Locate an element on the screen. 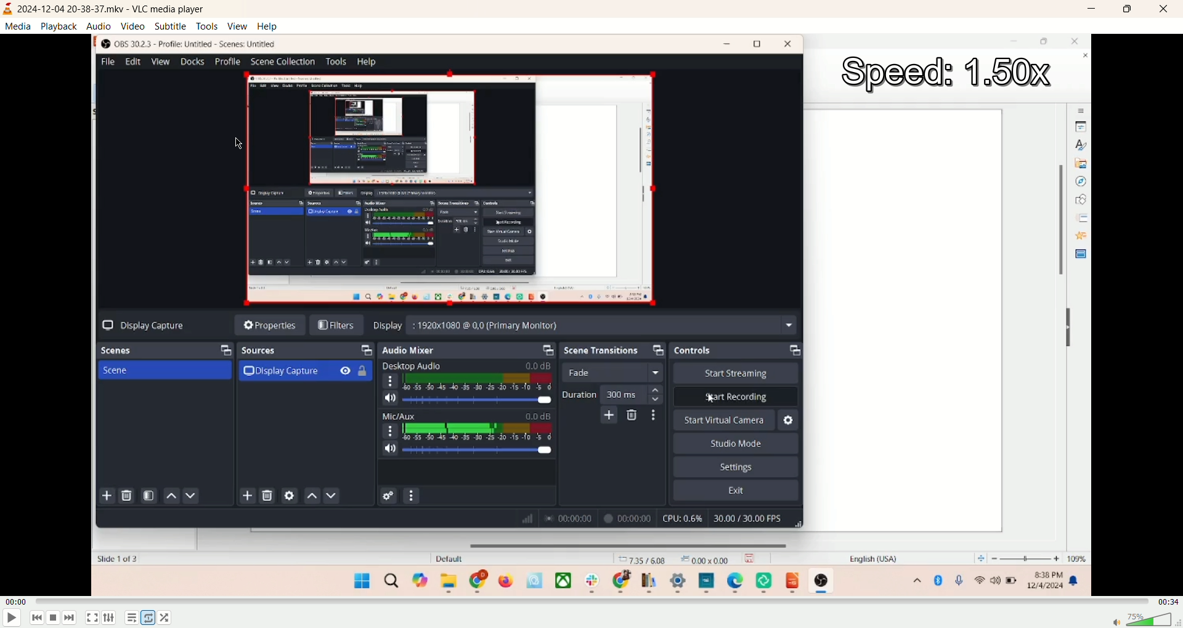 This screenshot has height=628, width=1183. playback is located at coordinates (59, 26).